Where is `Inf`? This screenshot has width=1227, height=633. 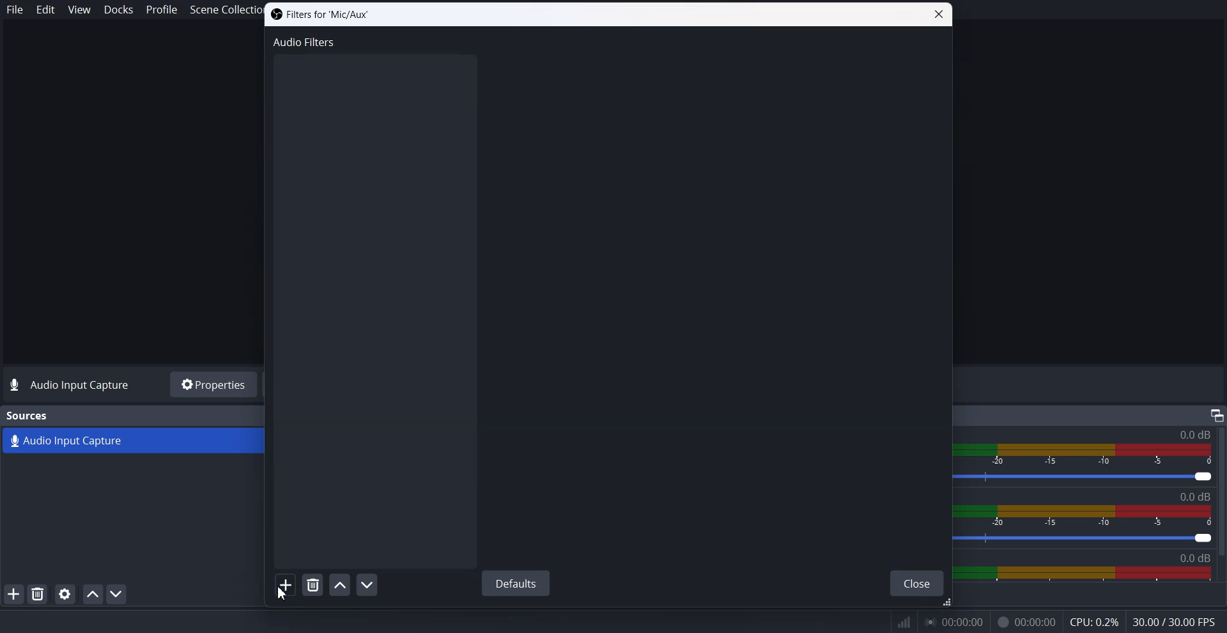
Inf is located at coordinates (904, 623).